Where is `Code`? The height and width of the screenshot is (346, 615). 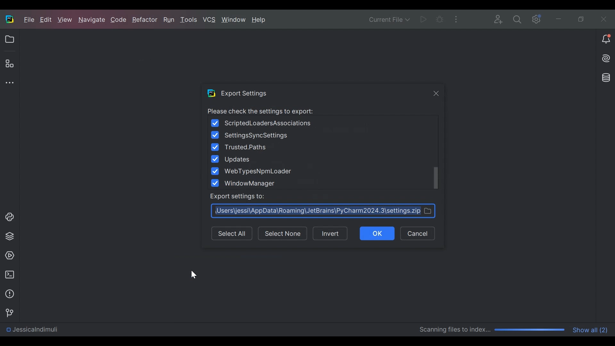 Code is located at coordinates (119, 21).